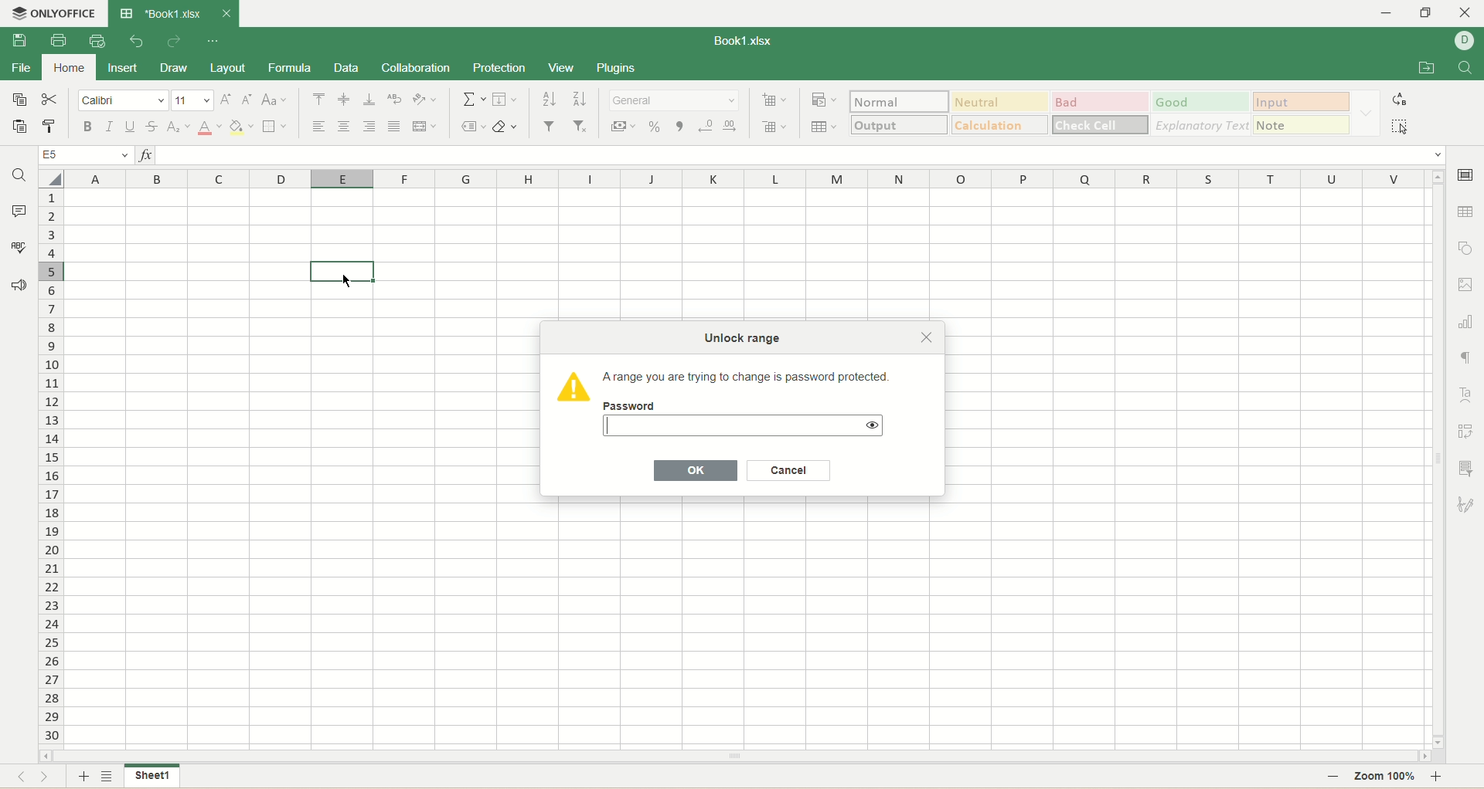 This screenshot has width=1484, height=789. What do you see at coordinates (394, 128) in the screenshot?
I see `justified` at bounding box center [394, 128].